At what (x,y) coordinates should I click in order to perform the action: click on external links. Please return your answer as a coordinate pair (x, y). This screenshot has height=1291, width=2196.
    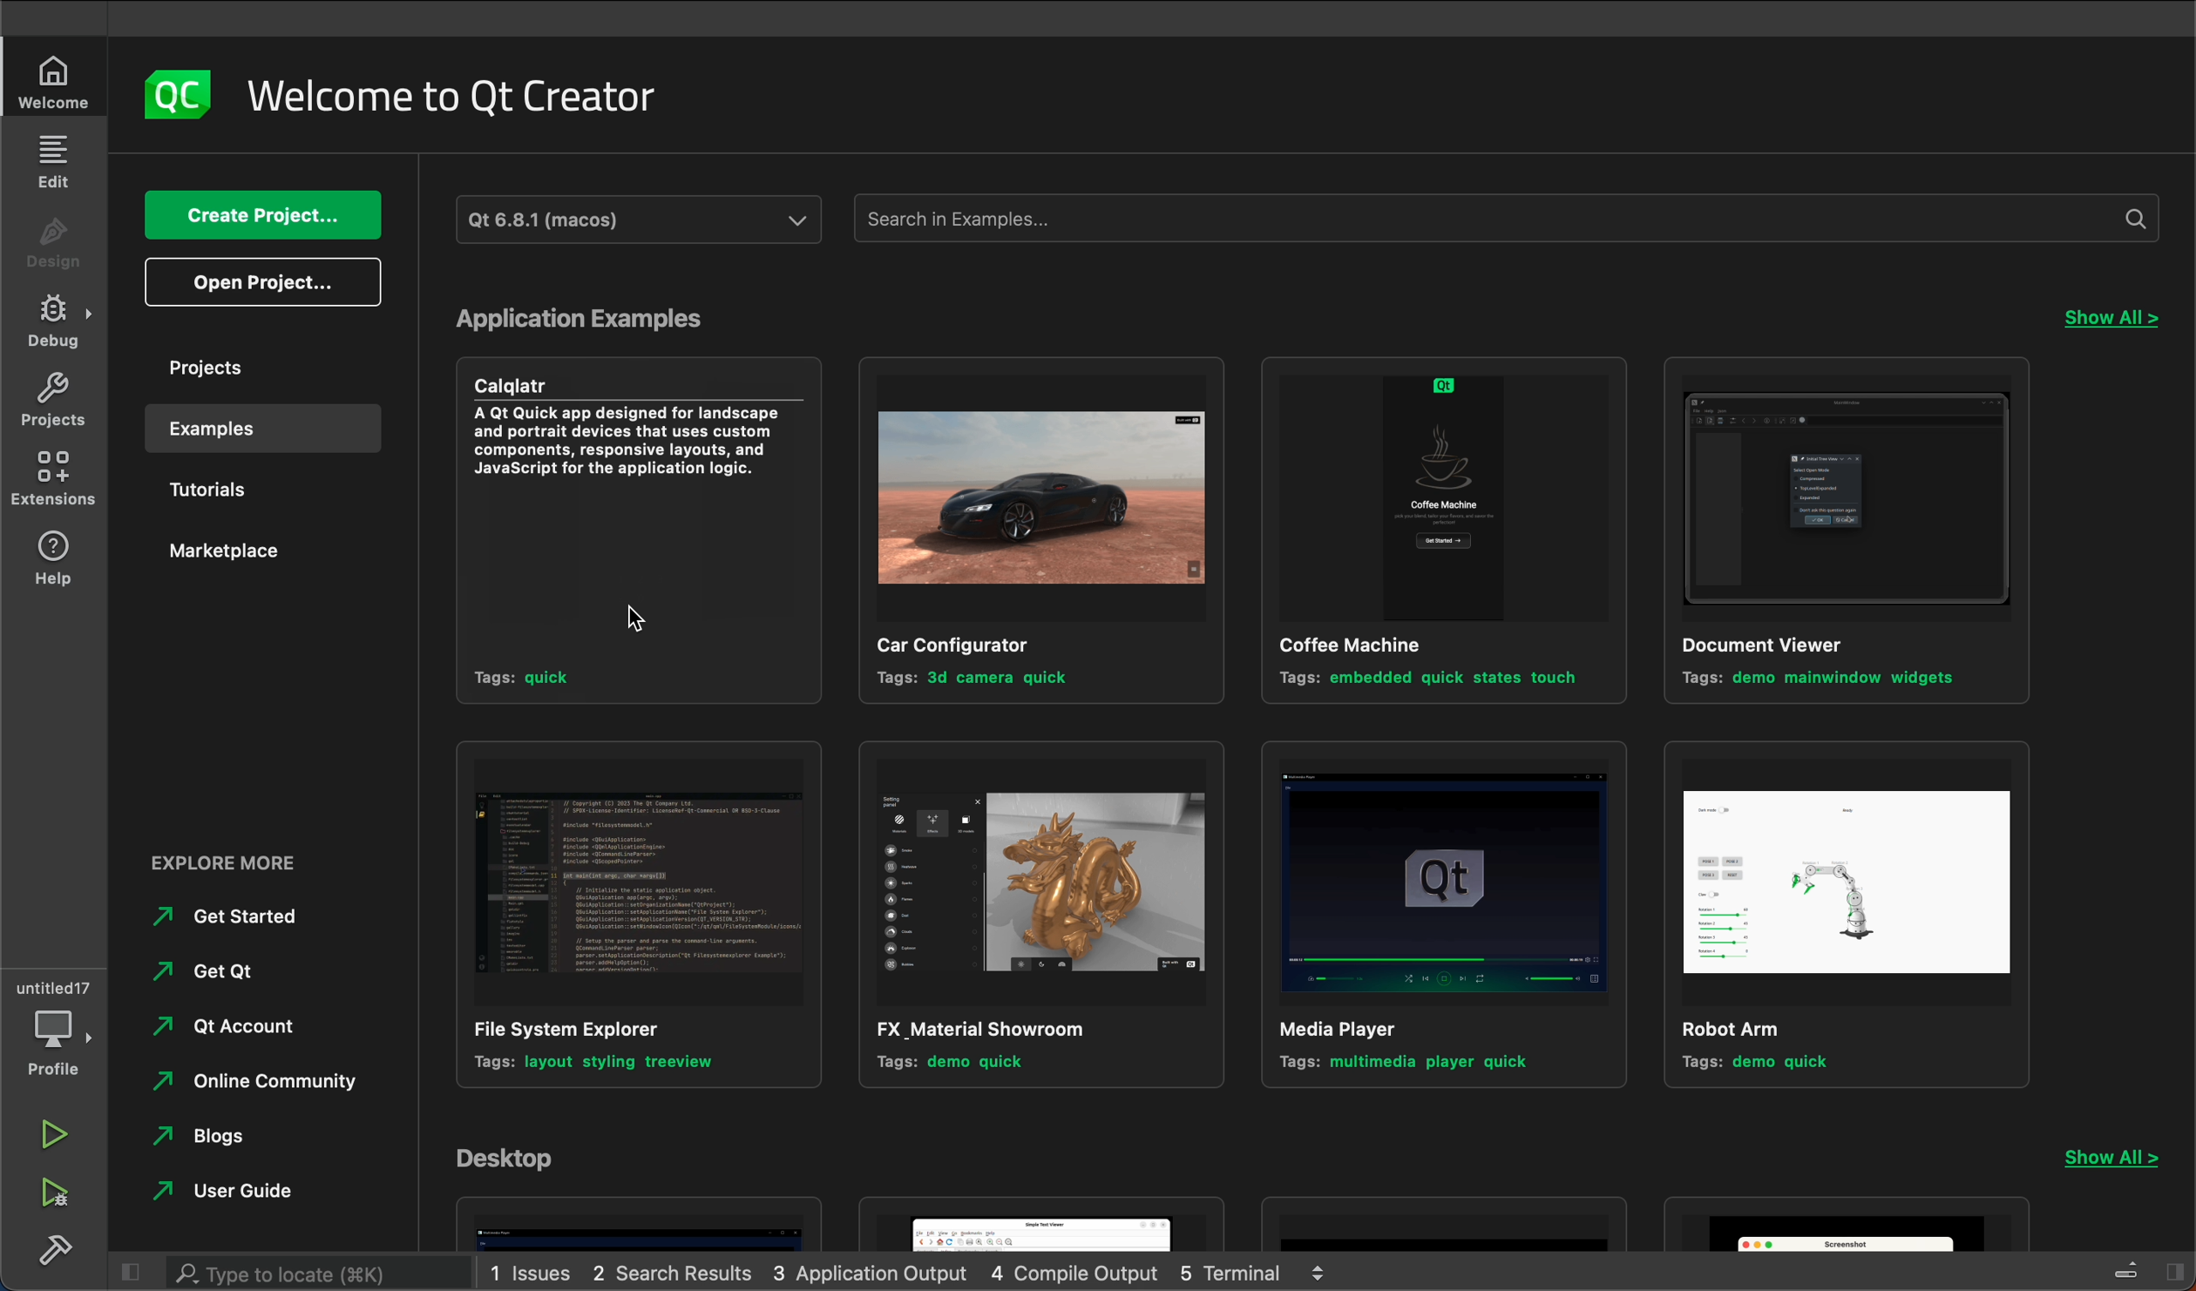
    Looking at the image, I should click on (274, 867).